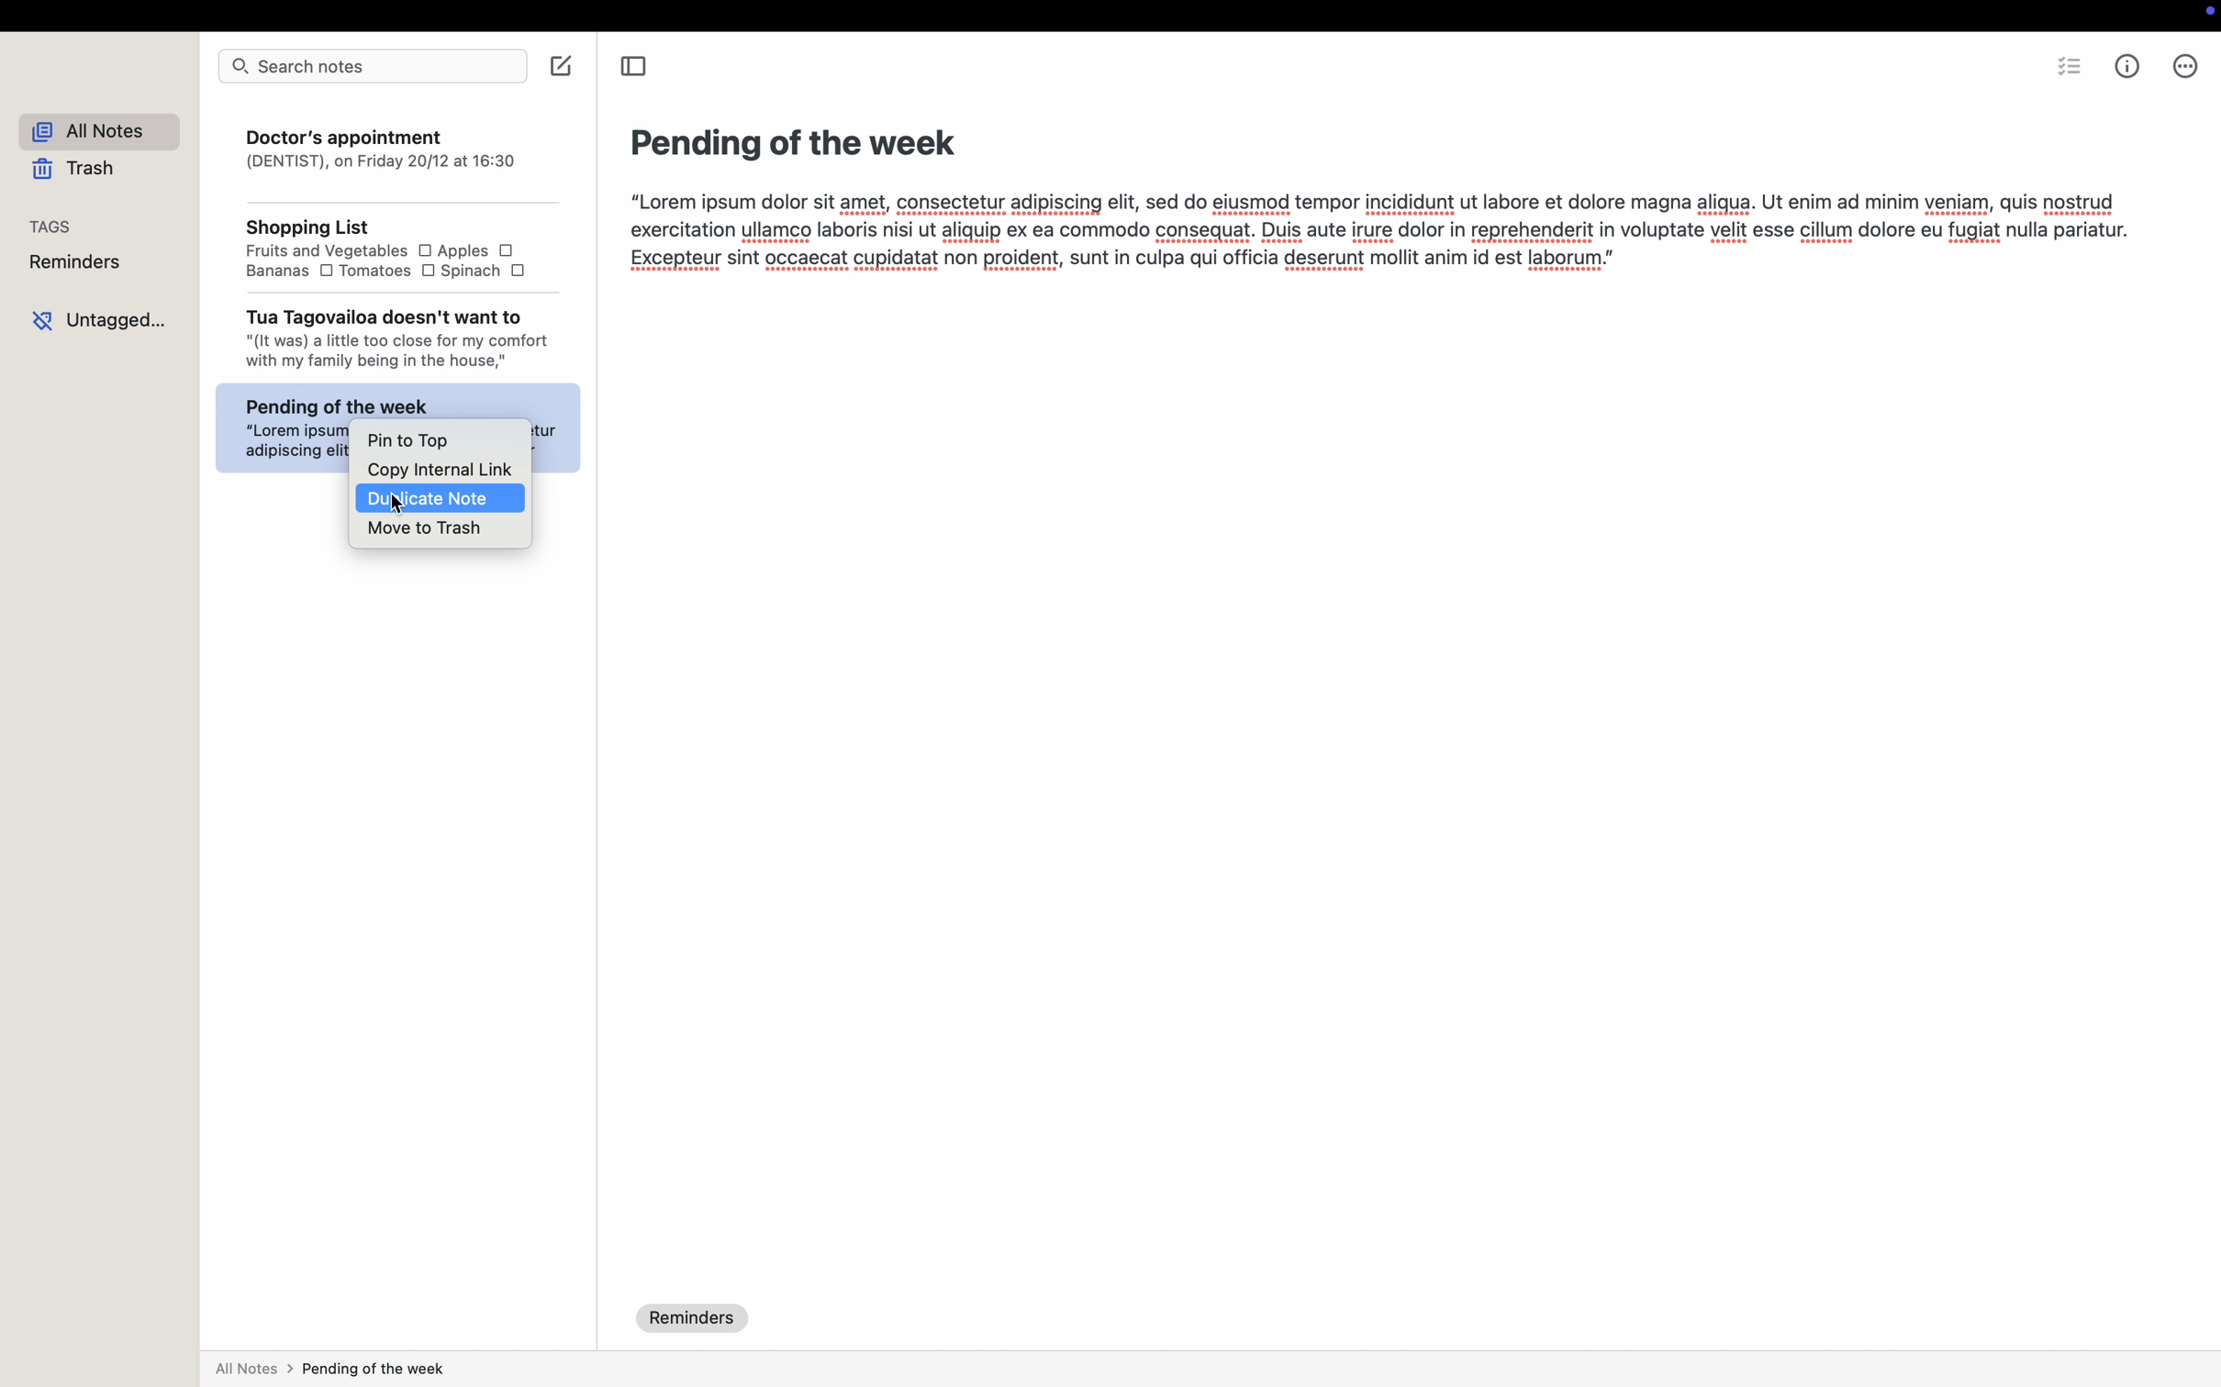 The image size is (2221, 1387). Describe the element at coordinates (2072, 67) in the screenshot. I see `check list` at that location.